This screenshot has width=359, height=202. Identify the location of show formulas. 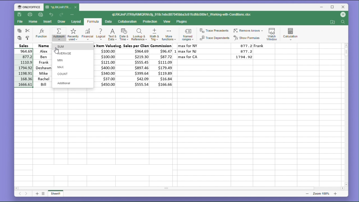
(248, 38).